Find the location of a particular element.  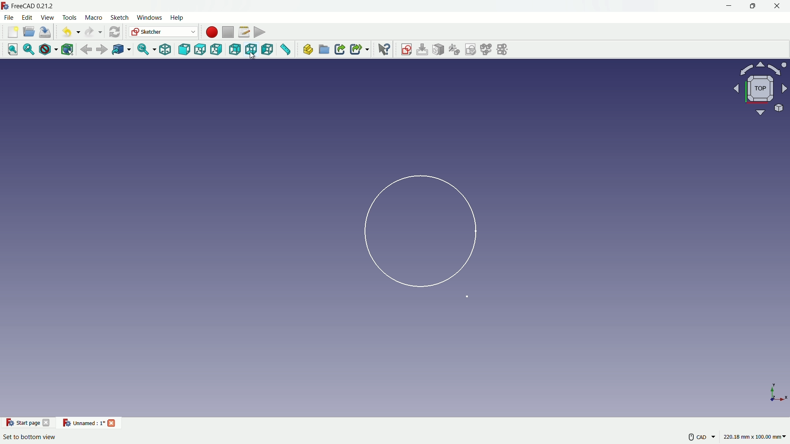

isometric view is located at coordinates (167, 50).